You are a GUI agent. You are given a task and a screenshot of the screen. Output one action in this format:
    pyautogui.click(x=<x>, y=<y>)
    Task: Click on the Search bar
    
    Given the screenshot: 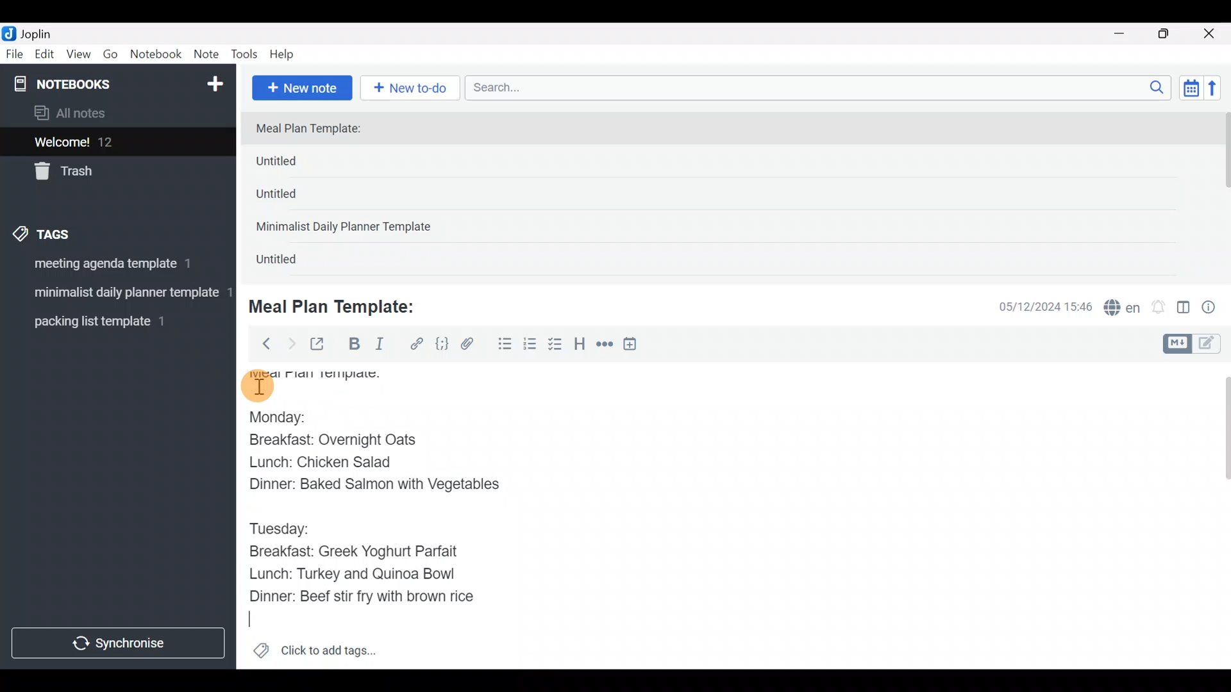 What is the action you would take?
    pyautogui.click(x=821, y=86)
    